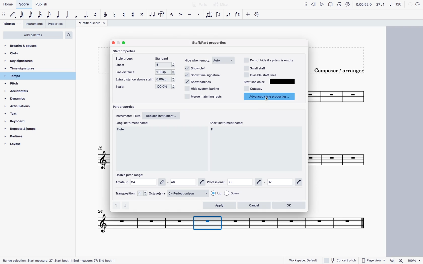  I want to click on more, so click(248, 14).